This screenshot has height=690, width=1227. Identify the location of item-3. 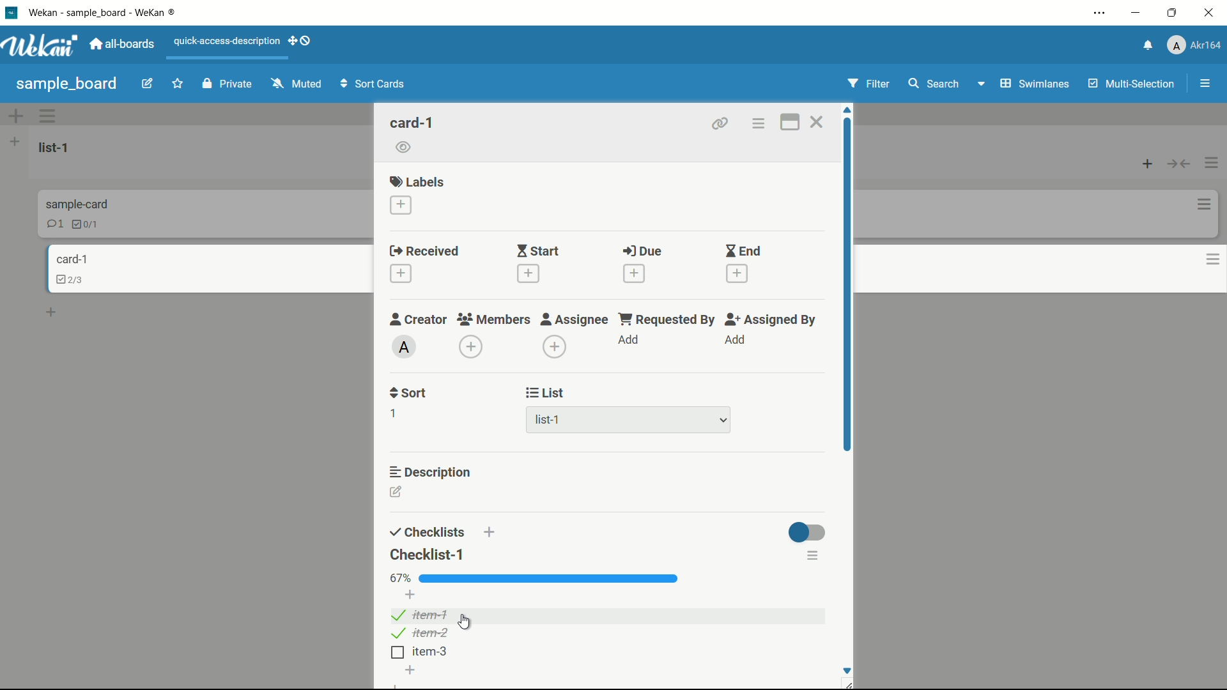
(431, 652).